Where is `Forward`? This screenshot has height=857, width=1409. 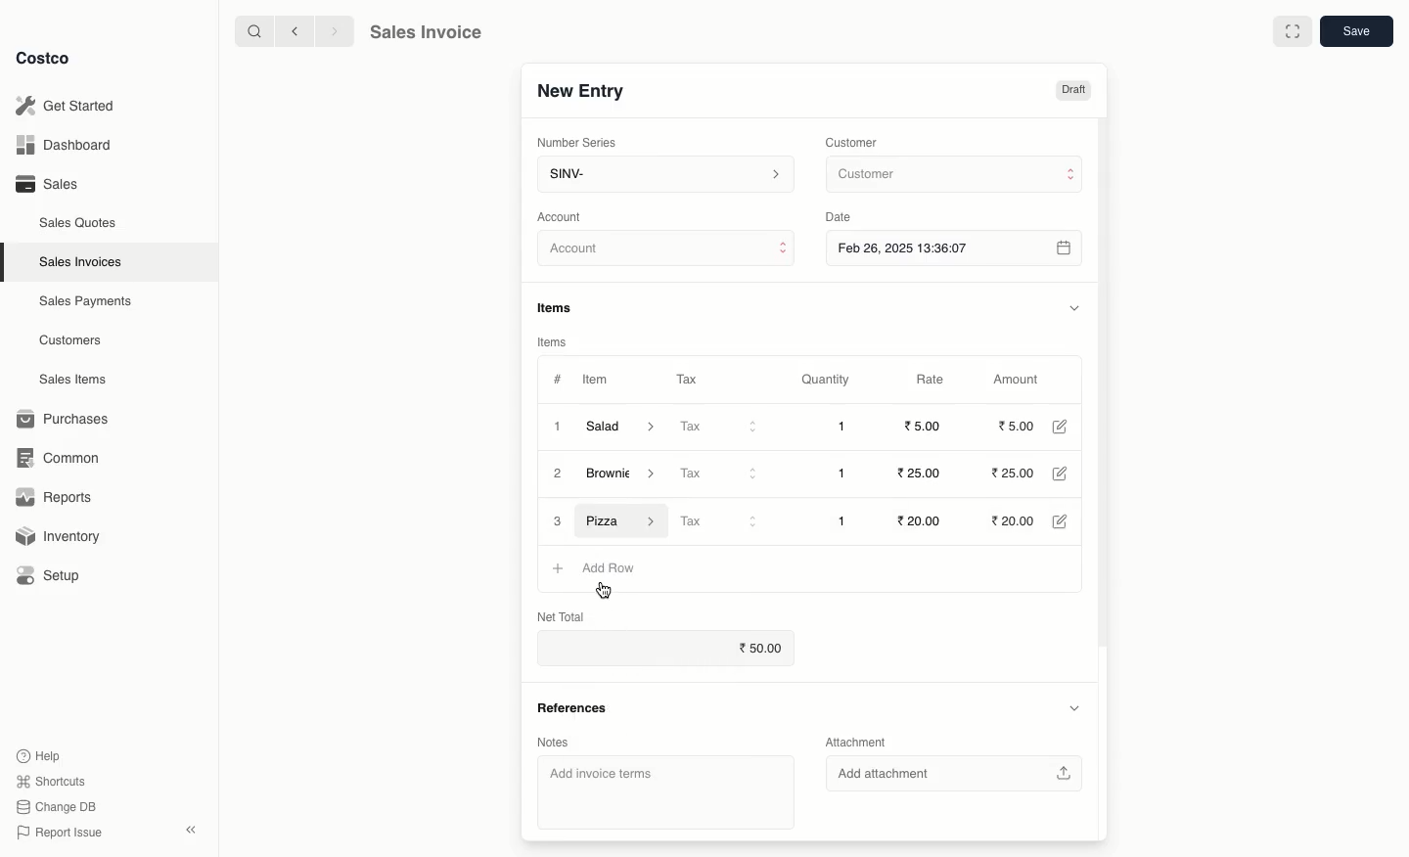 Forward is located at coordinates (334, 32).